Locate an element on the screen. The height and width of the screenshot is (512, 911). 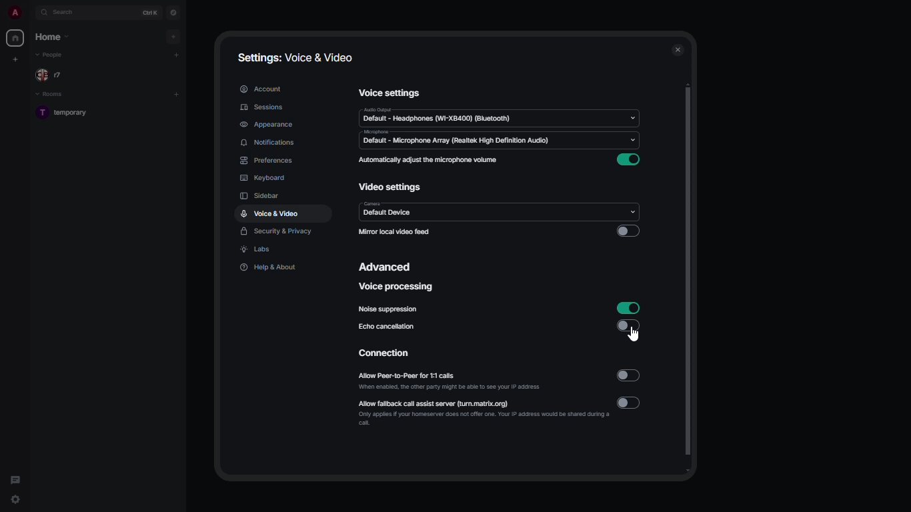
allow fallback call assist server is located at coordinates (486, 412).